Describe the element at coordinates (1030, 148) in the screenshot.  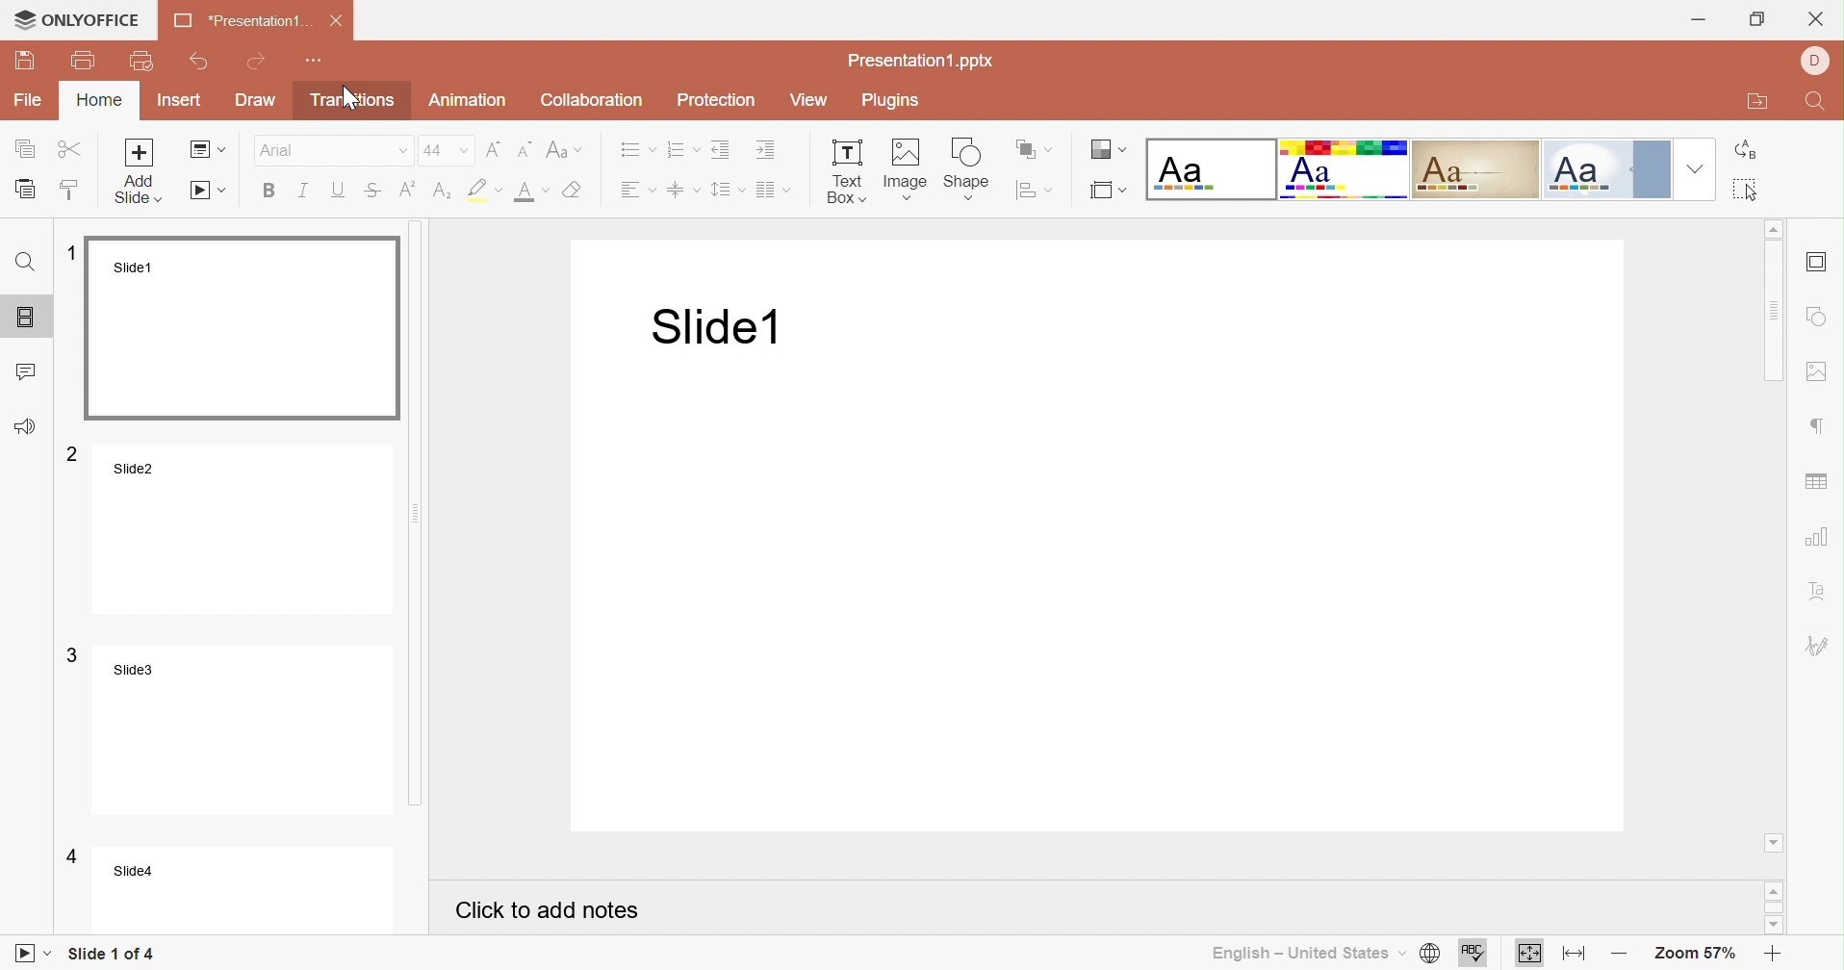
I see `Arrange Shape` at that location.